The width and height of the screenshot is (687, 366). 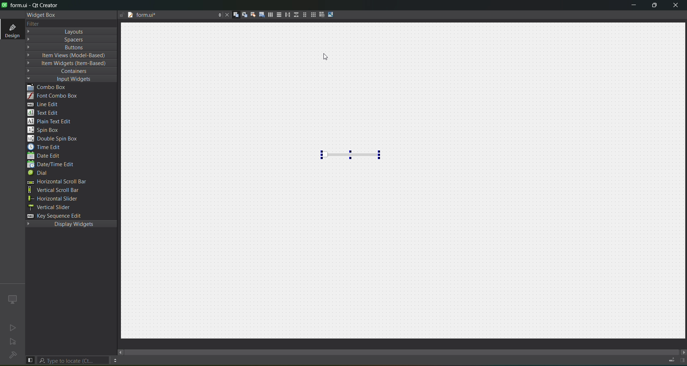 What do you see at coordinates (52, 164) in the screenshot?
I see `date/edit edit` at bounding box center [52, 164].